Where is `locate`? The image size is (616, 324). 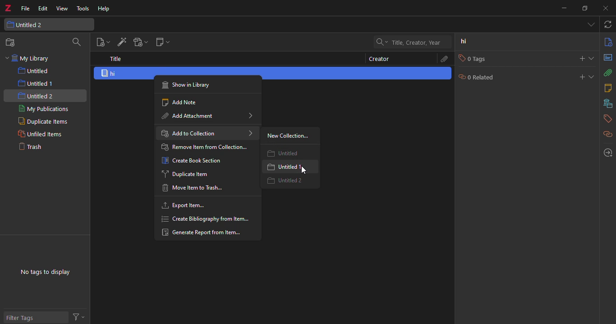 locate is located at coordinates (605, 153).